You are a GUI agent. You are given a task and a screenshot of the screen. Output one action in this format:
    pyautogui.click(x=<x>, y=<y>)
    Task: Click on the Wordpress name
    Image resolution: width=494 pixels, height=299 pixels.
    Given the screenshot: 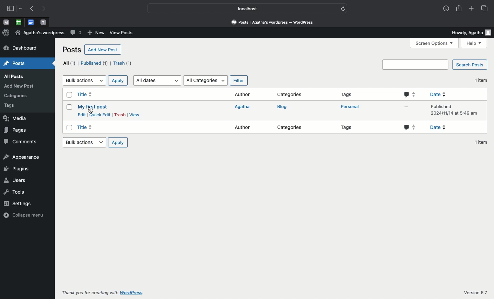 What is the action you would take?
    pyautogui.click(x=40, y=33)
    